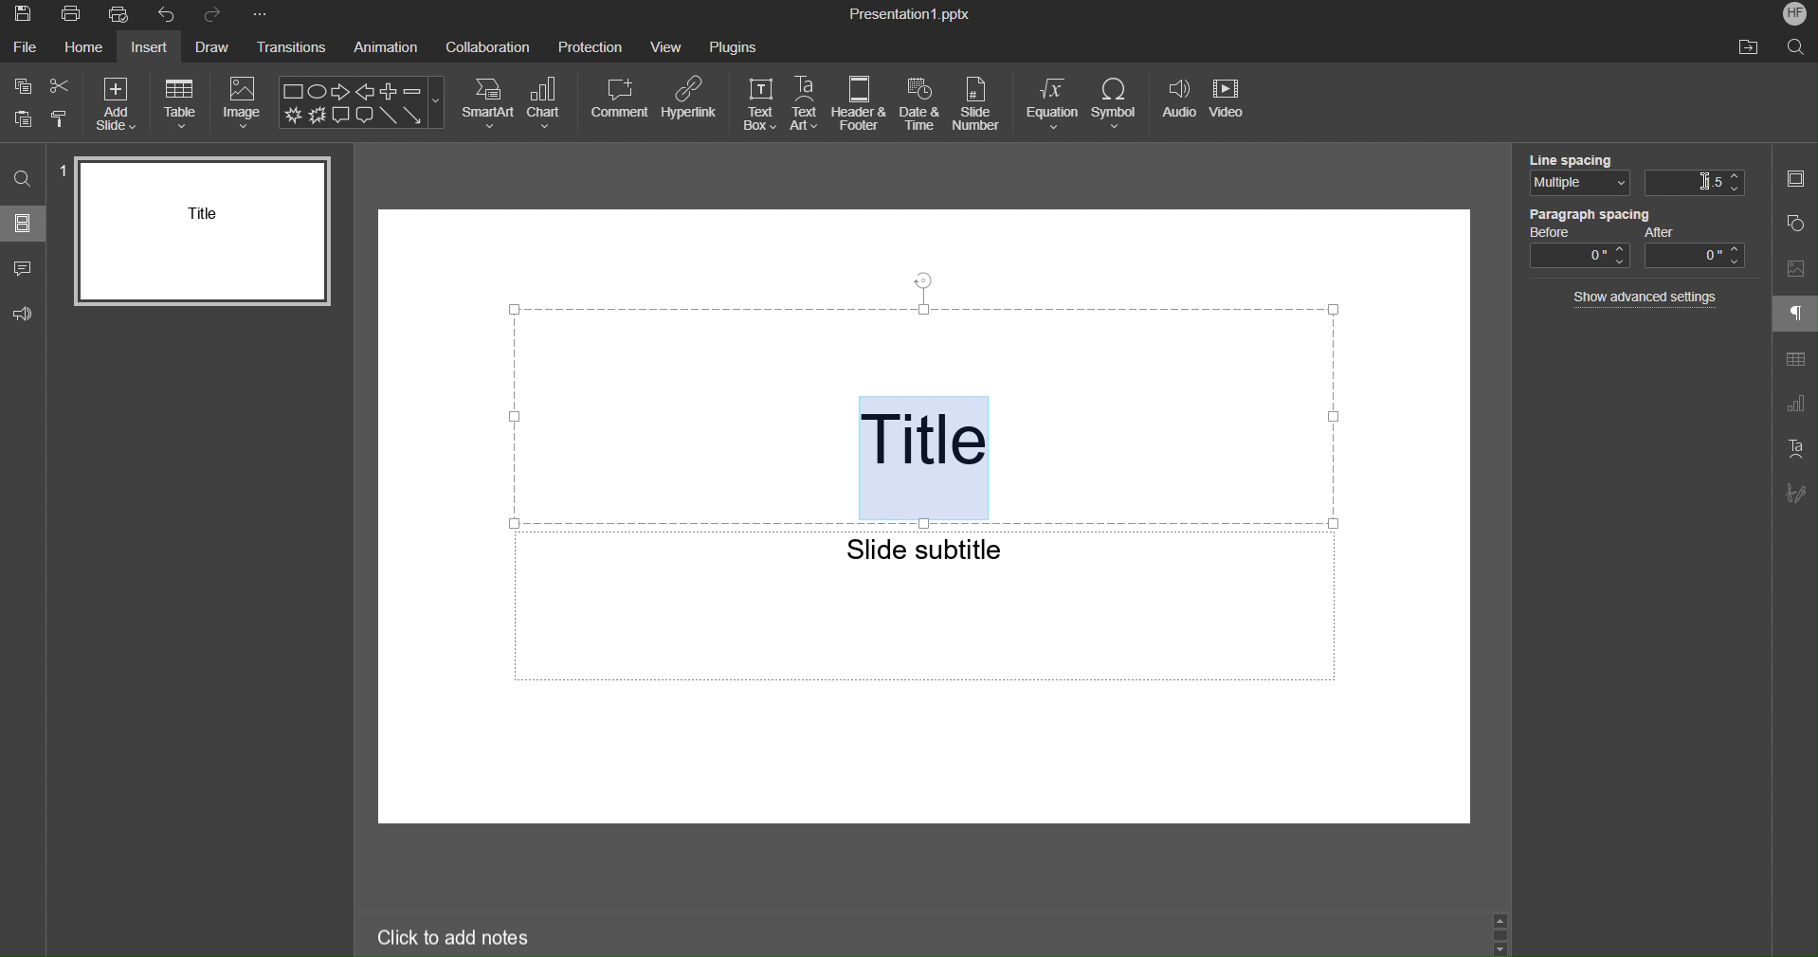  I want to click on Image, so click(244, 104).